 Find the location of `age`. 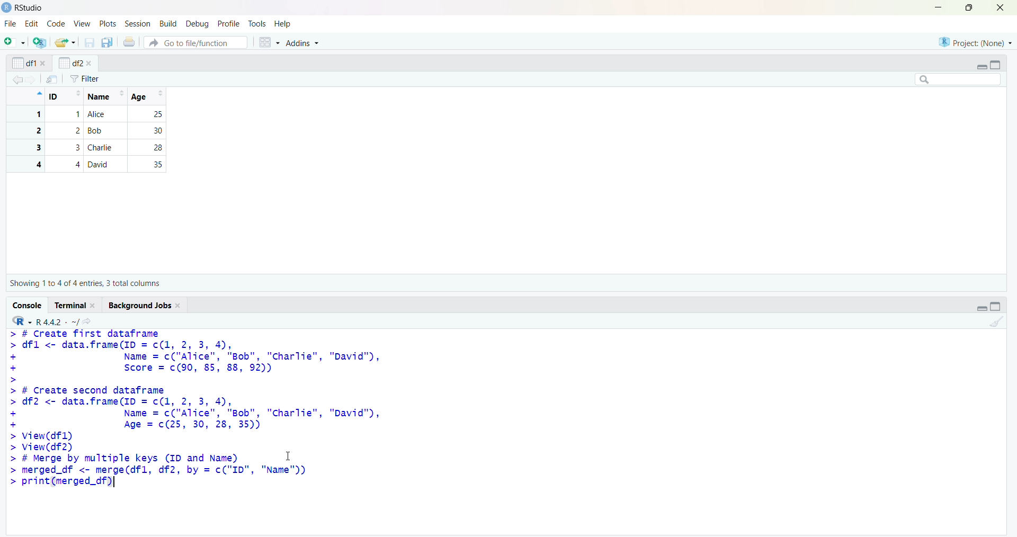

age is located at coordinates (149, 96).